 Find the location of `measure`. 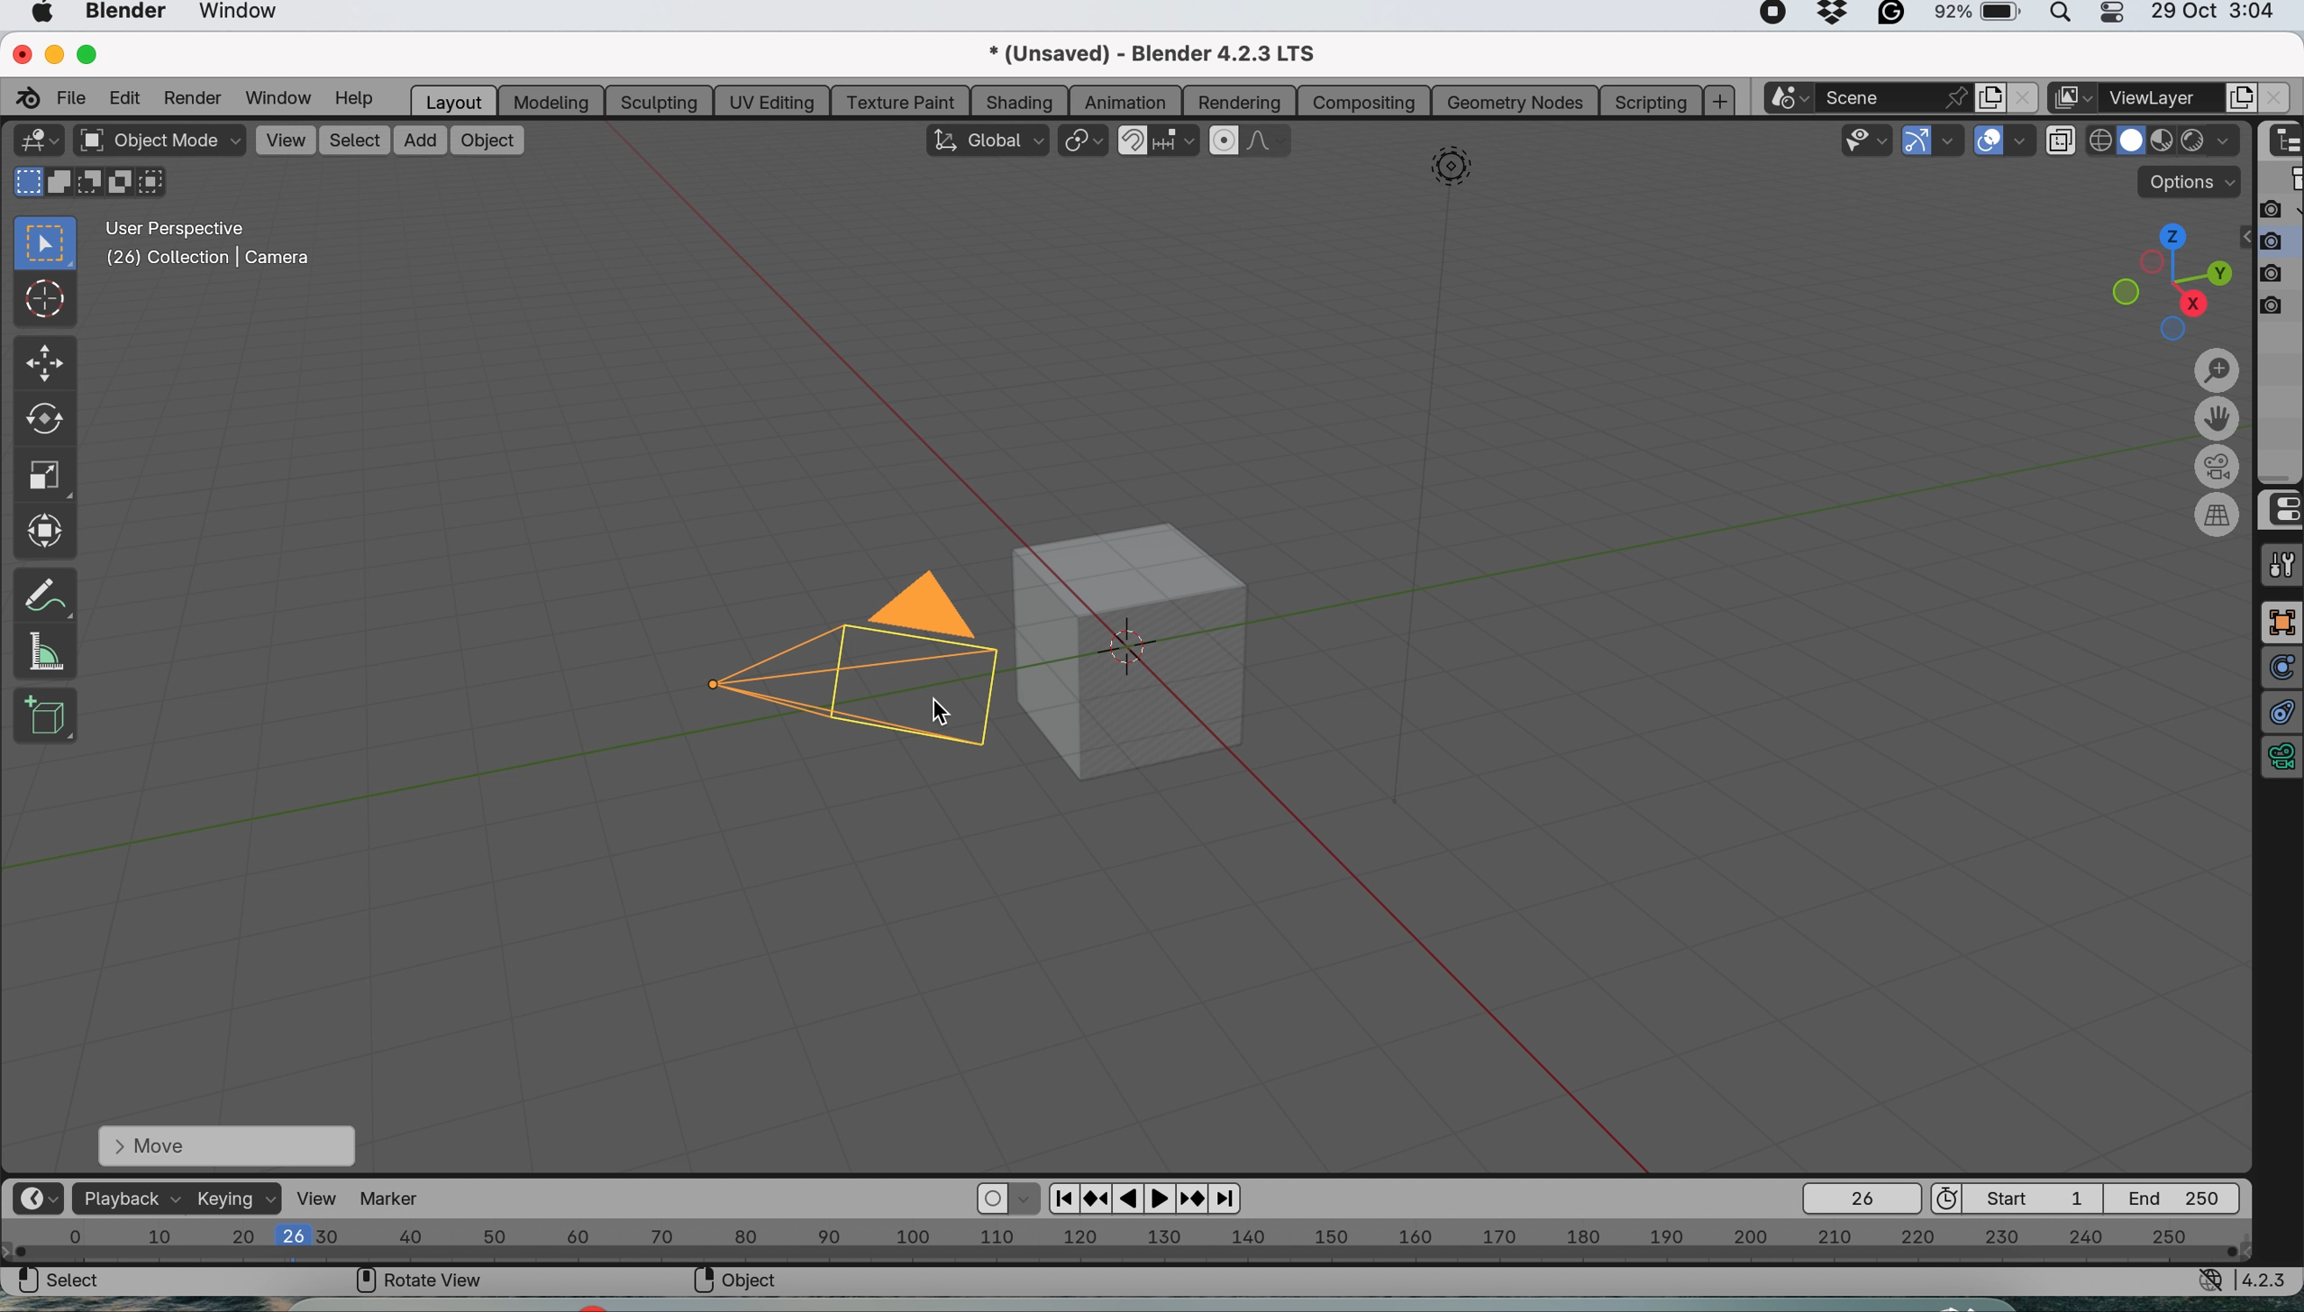

measure is located at coordinates (44, 650).